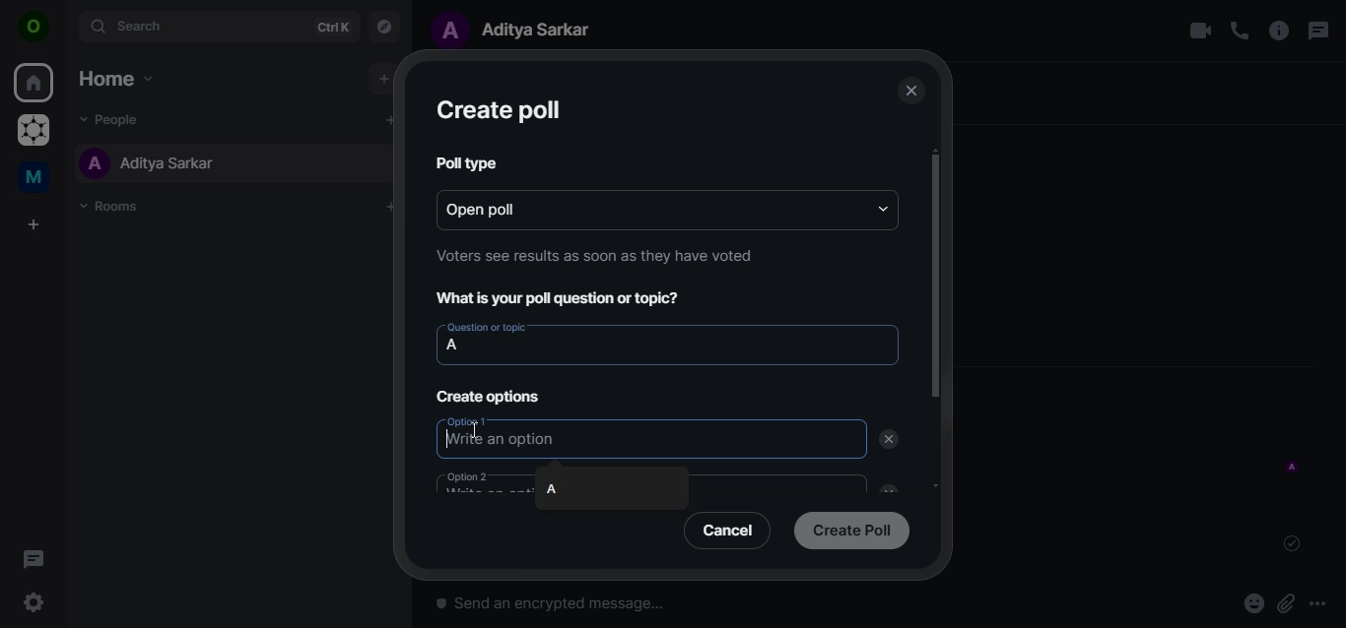 The width and height of the screenshot is (1346, 628). I want to click on graoheneos, so click(34, 132).